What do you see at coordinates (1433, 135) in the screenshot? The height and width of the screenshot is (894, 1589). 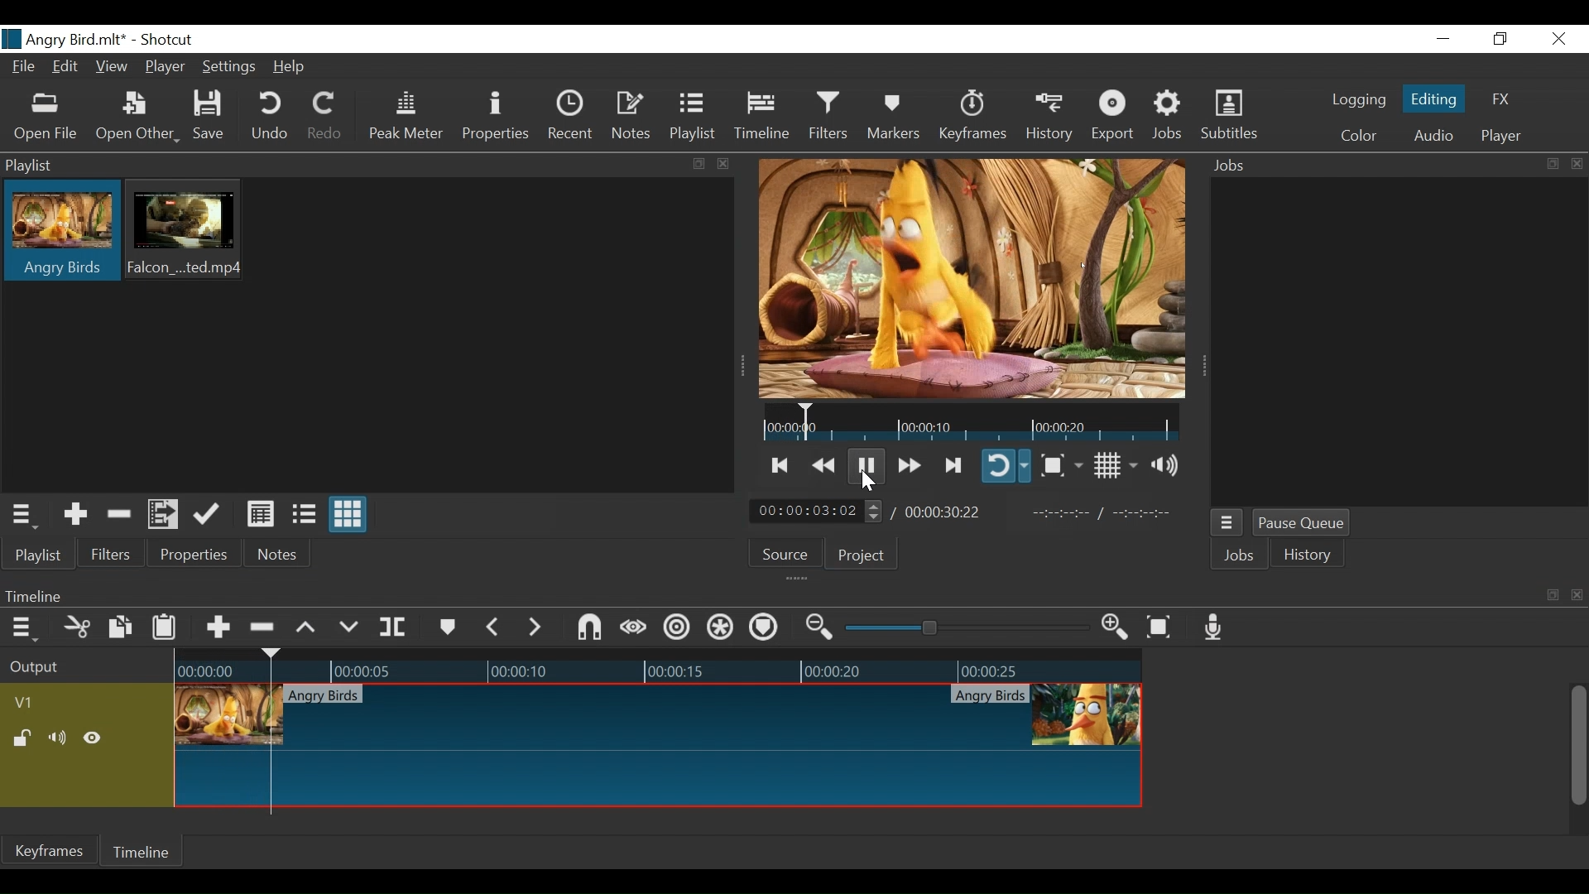 I see `Audio` at bounding box center [1433, 135].